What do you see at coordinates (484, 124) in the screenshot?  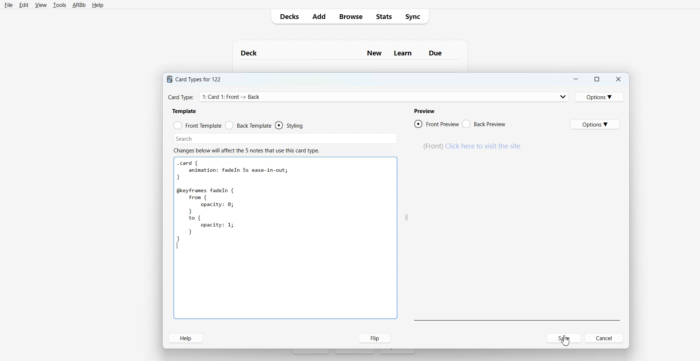 I see `Back Preview` at bounding box center [484, 124].